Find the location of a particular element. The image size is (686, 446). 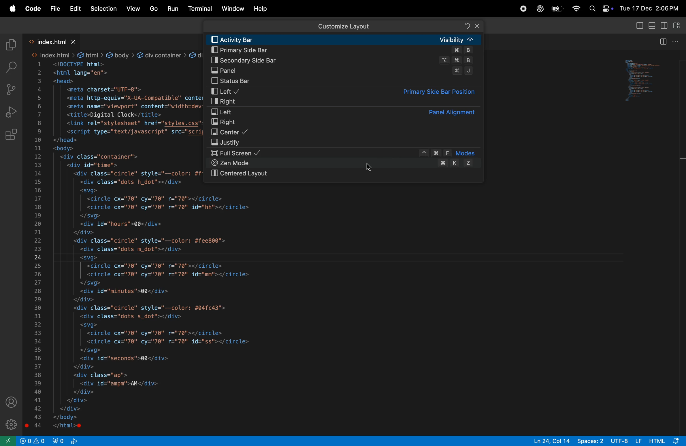

<> index.html > @ html > & body > & div.container > is located at coordinates (109, 55).